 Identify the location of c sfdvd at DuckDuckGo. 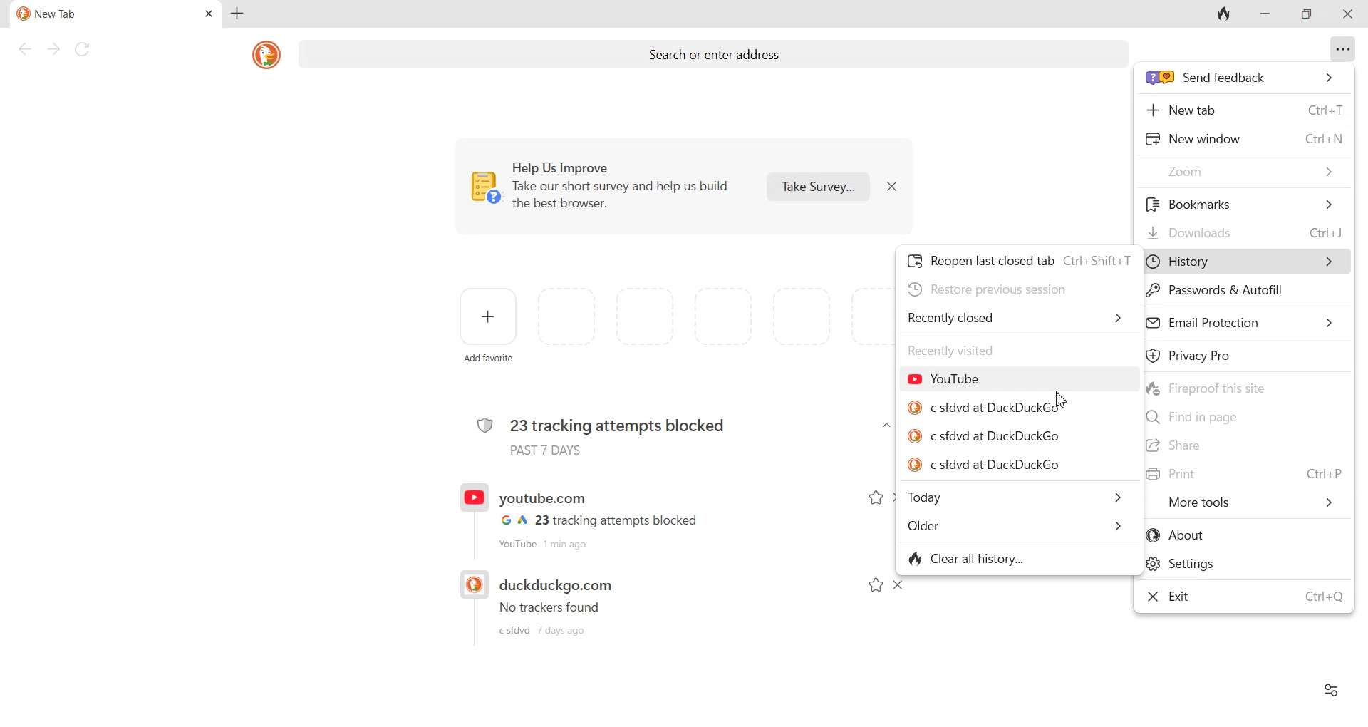
(991, 436).